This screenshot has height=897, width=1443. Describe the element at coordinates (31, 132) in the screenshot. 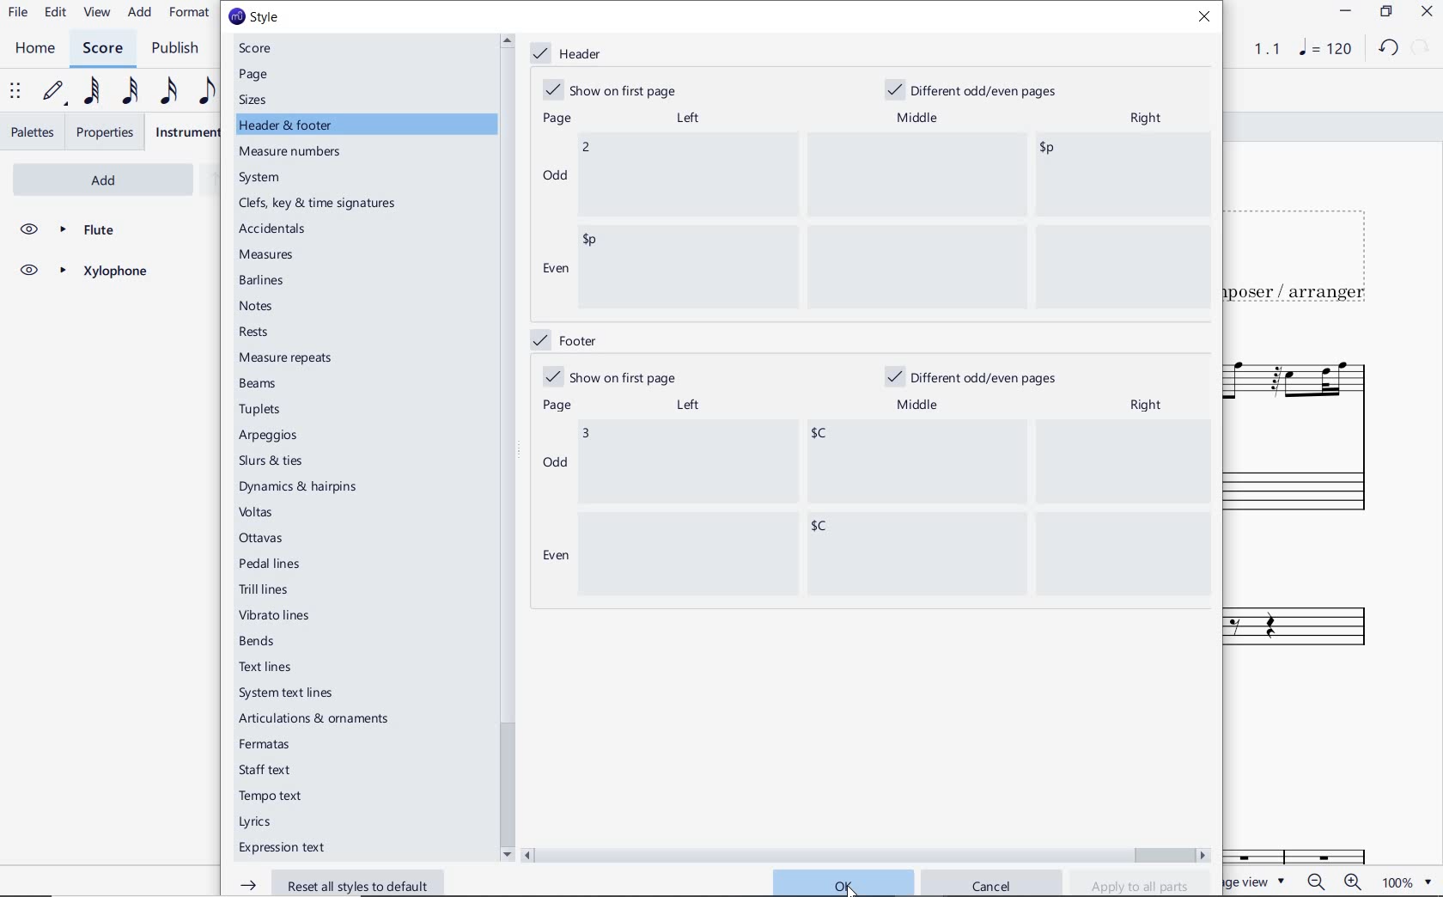

I see `PALETTES` at that location.